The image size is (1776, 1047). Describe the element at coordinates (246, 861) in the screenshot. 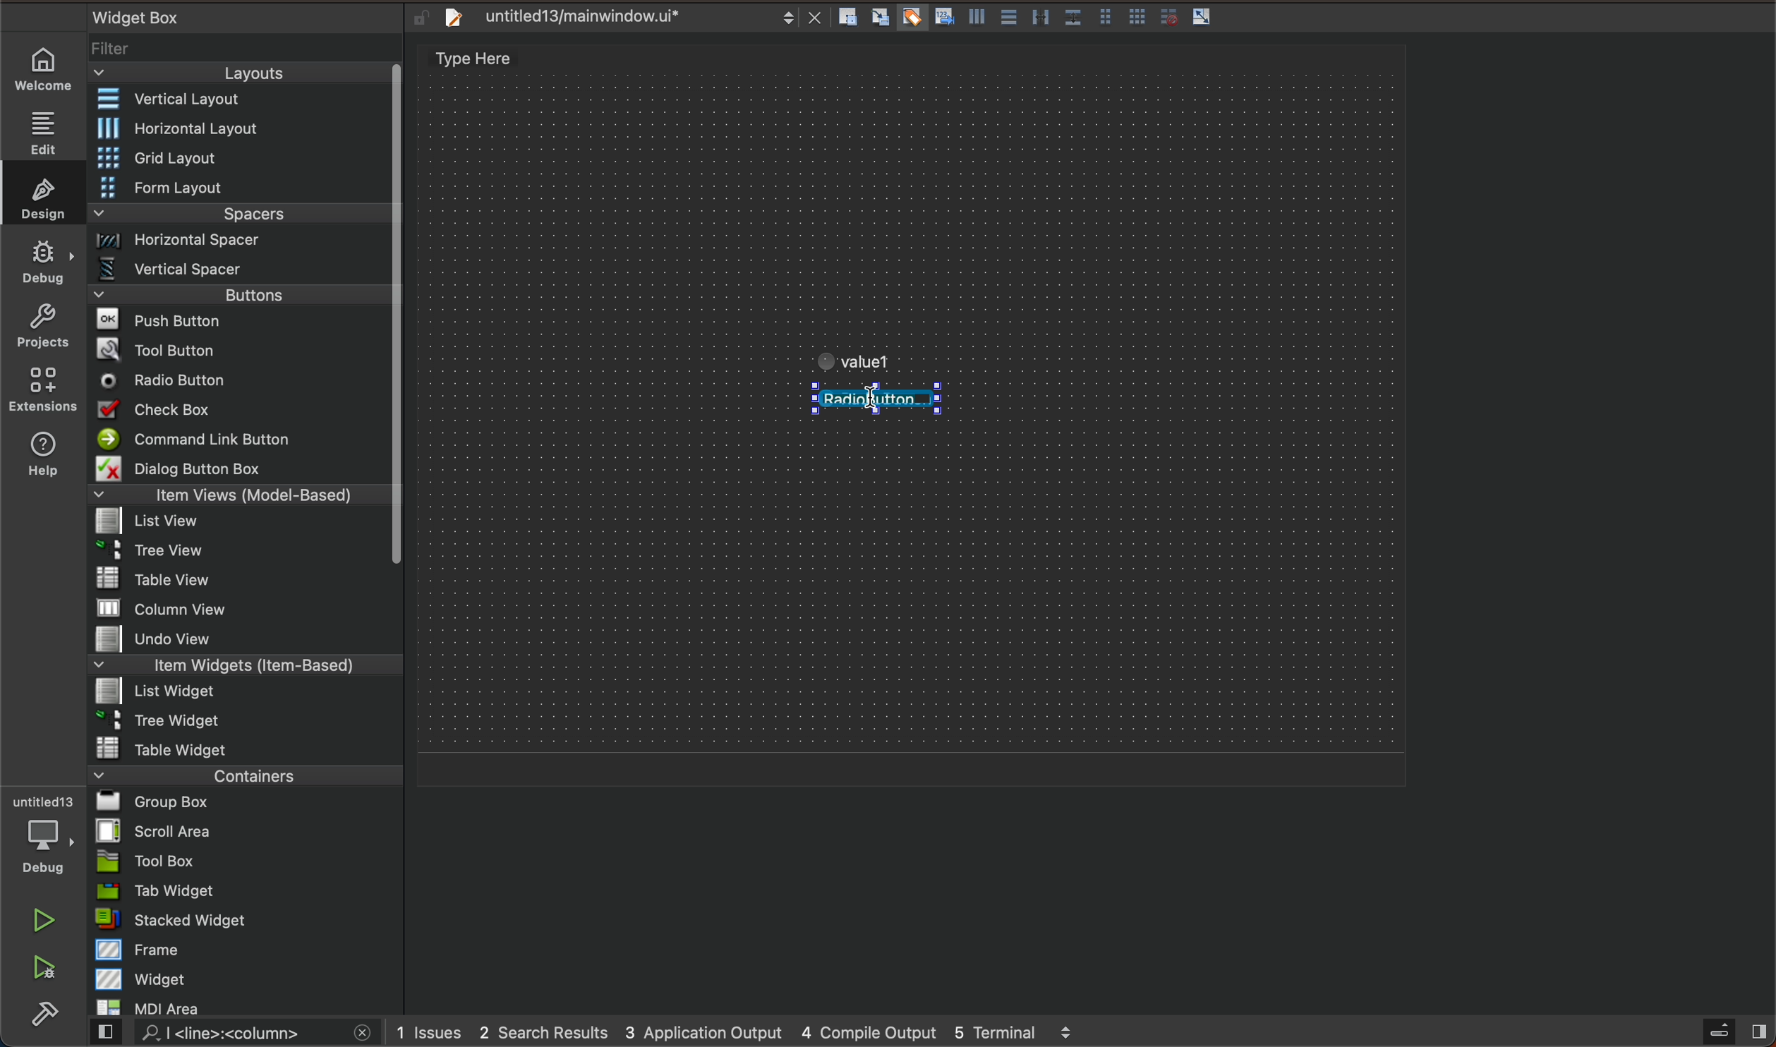

I see `tool box` at that location.